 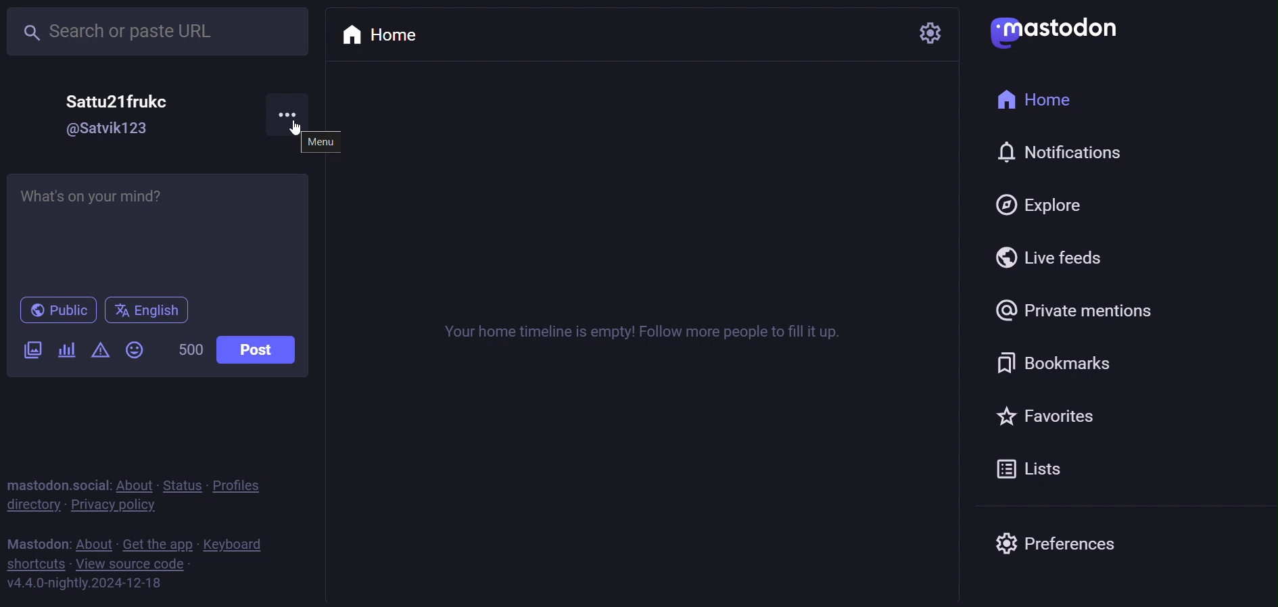 What do you see at coordinates (159, 541) in the screenshot?
I see `get the app` at bounding box center [159, 541].